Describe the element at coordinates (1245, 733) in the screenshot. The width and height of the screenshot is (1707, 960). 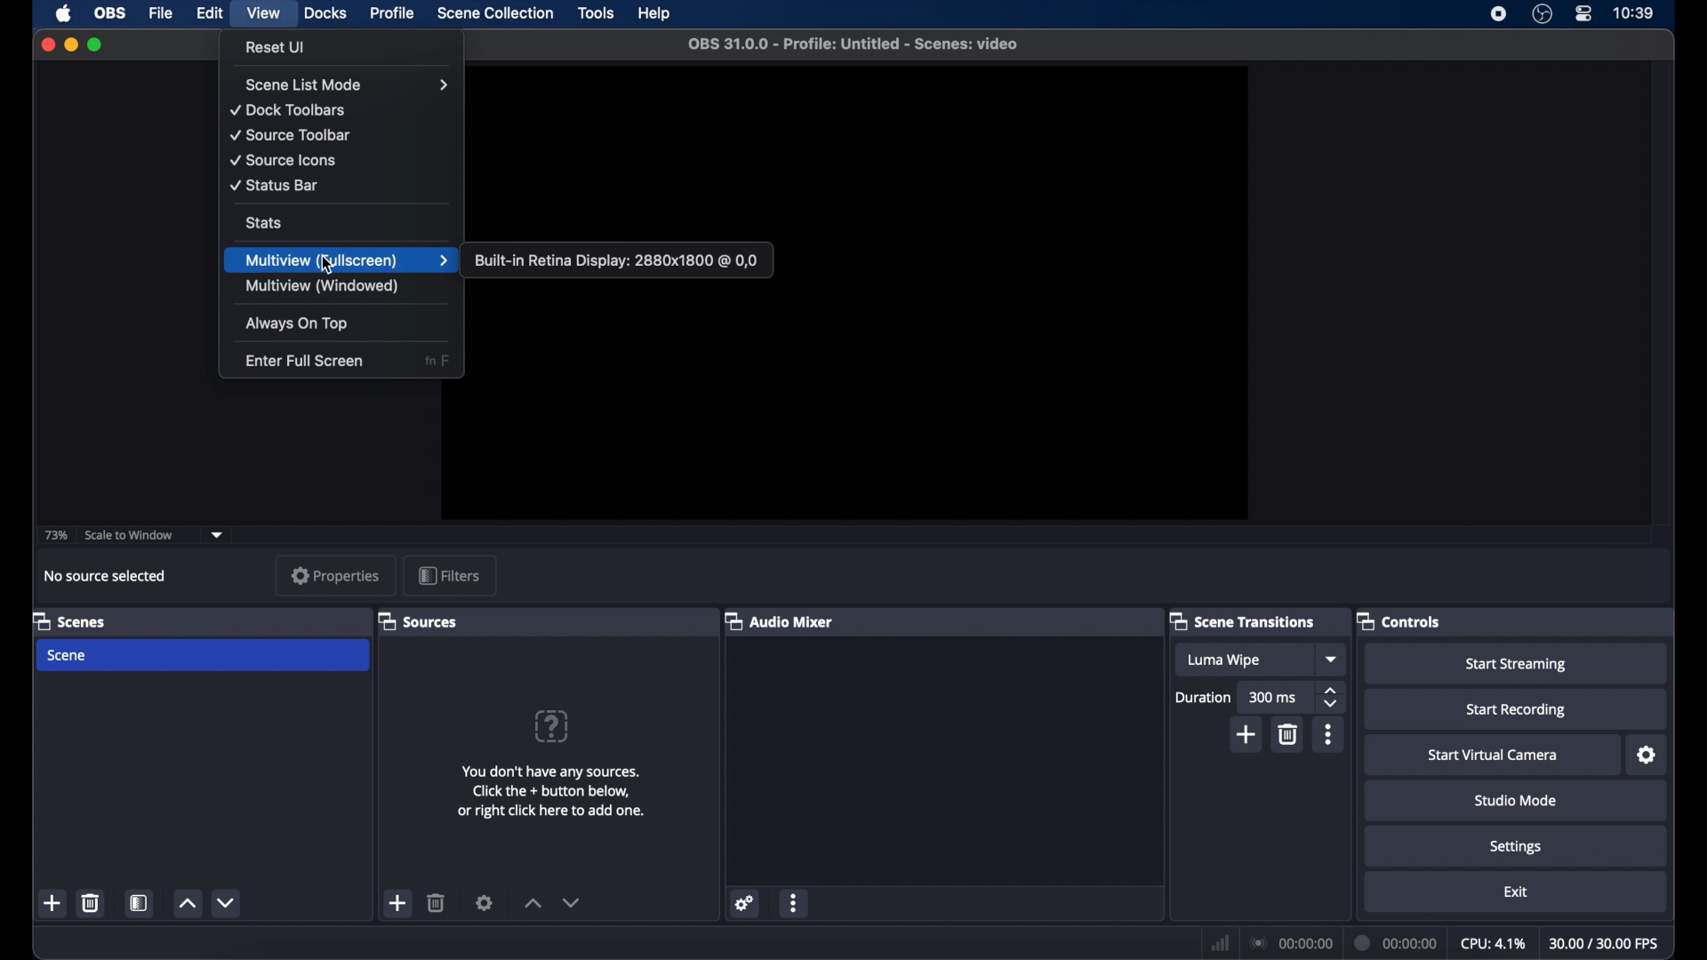
I see `add` at that location.